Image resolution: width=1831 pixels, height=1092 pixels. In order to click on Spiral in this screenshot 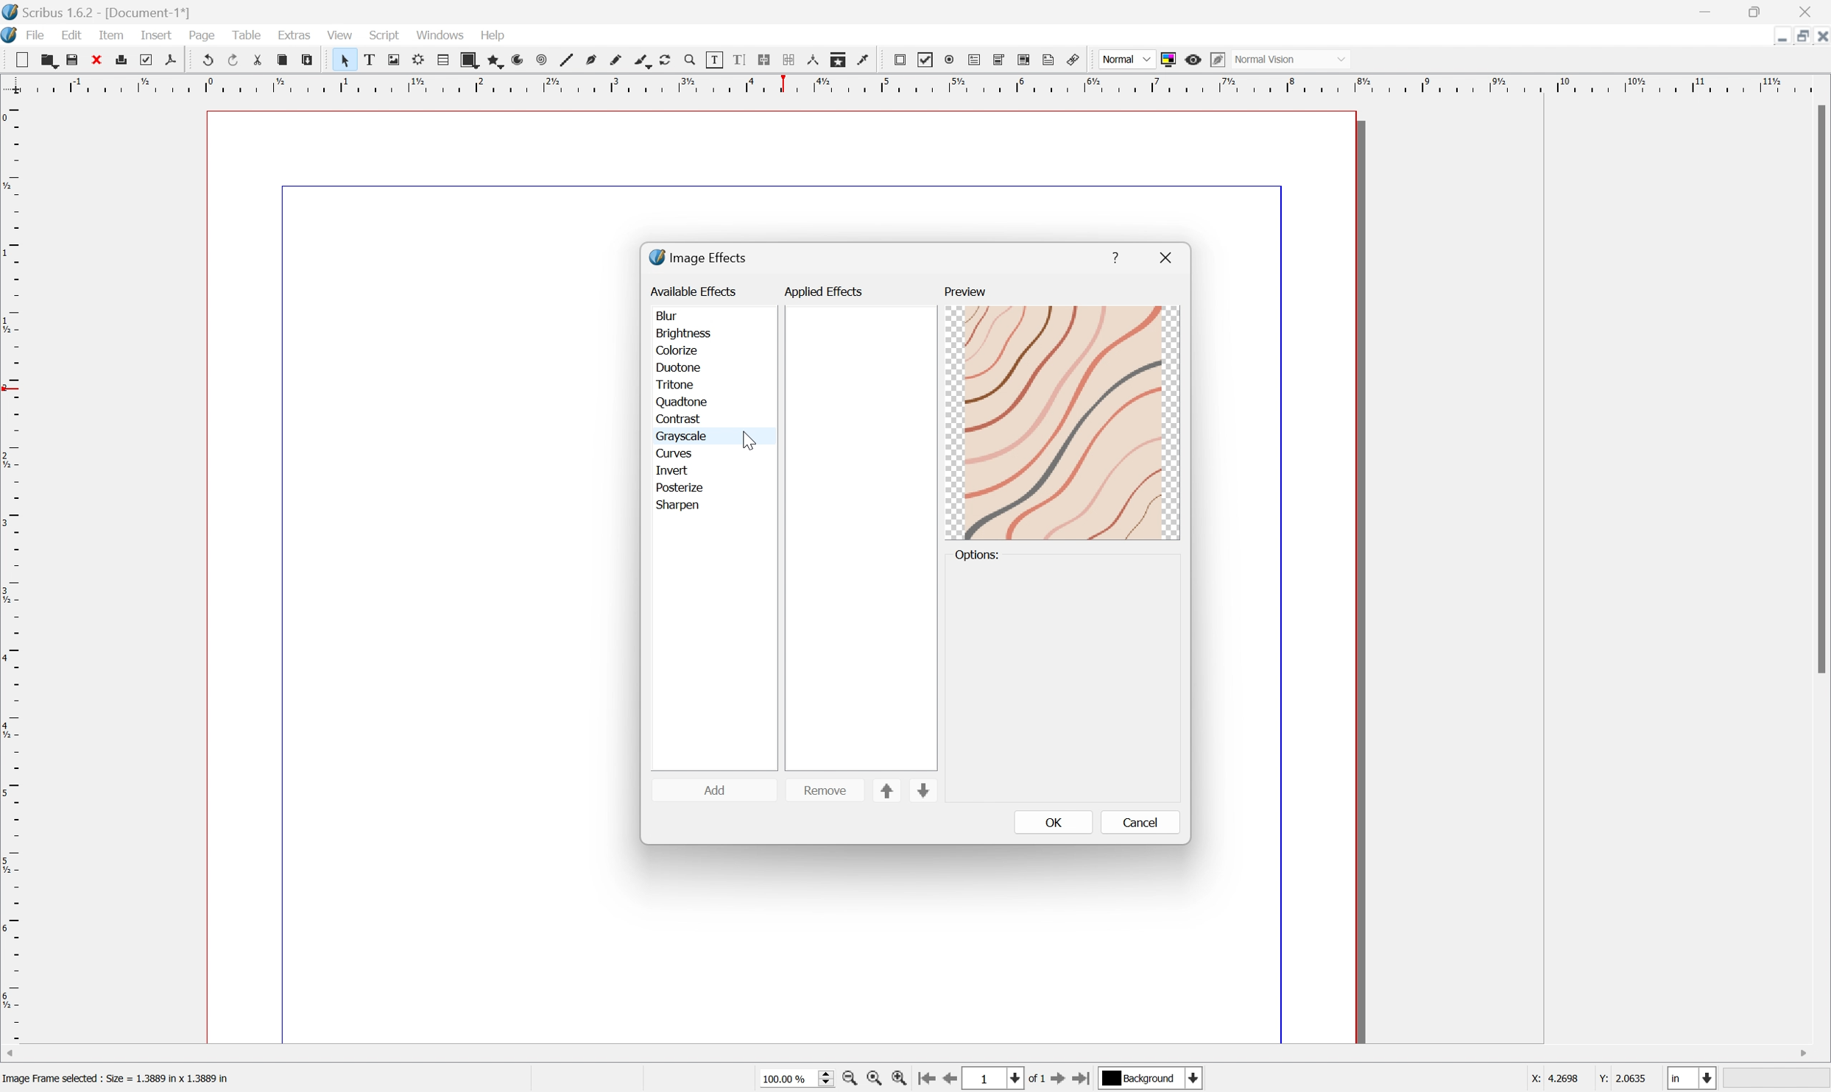, I will do `click(548, 61)`.